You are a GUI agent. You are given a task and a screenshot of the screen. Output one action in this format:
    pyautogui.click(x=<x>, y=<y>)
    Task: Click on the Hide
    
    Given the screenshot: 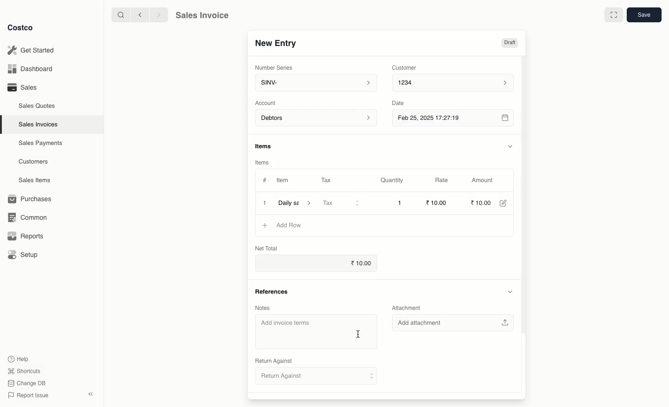 What is the action you would take?
    pyautogui.click(x=510, y=291)
    